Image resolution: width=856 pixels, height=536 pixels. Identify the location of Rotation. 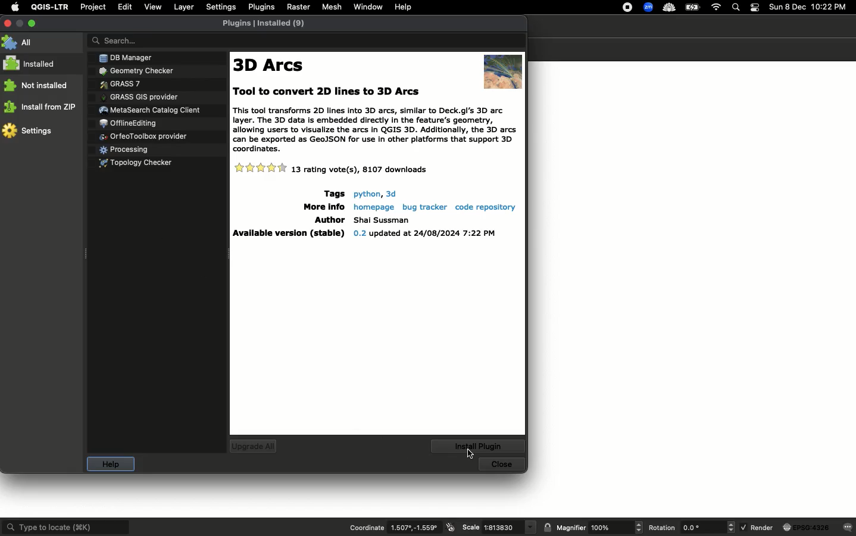
(707, 527).